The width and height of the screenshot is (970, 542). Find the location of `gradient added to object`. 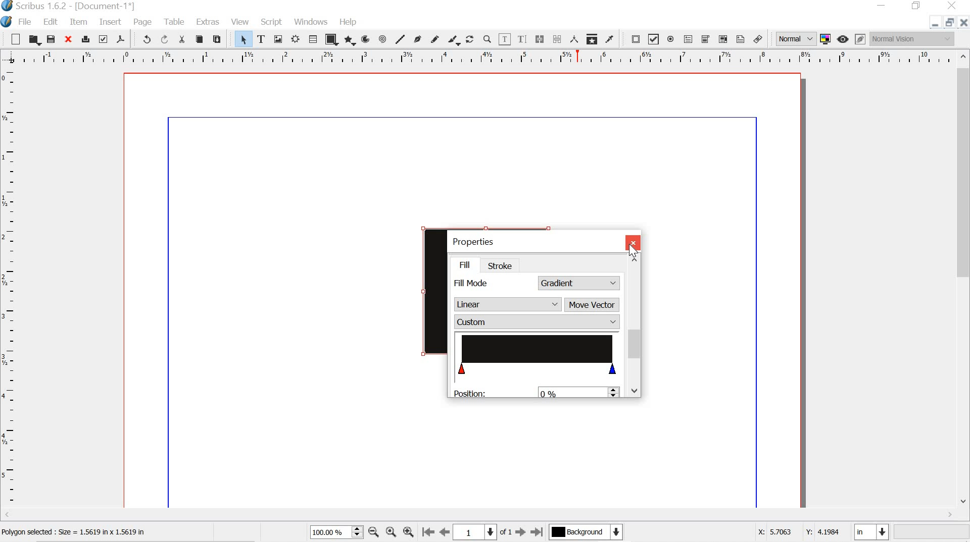

gradient added to object is located at coordinates (429, 291).